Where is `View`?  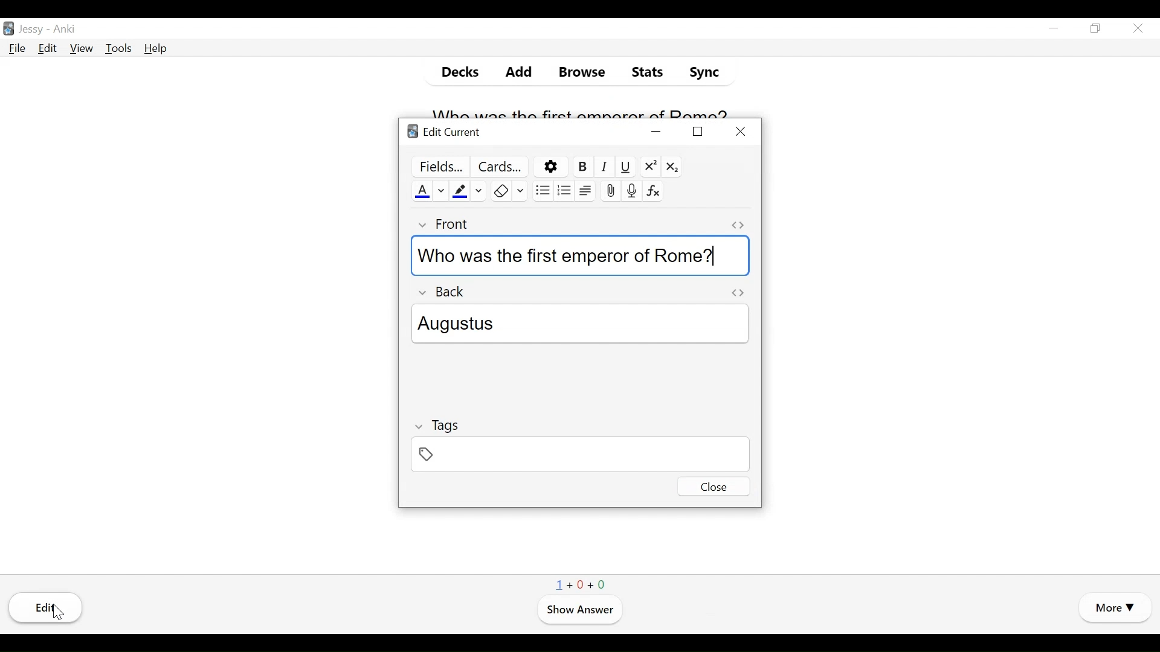
View is located at coordinates (80, 48).